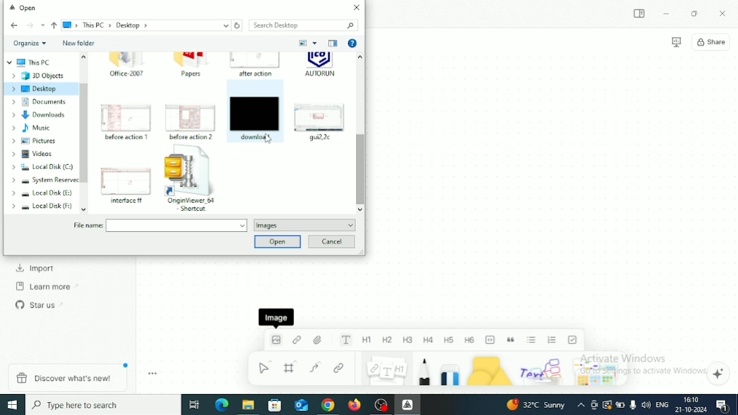  What do you see at coordinates (36, 268) in the screenshot?
I see `Import` at bounding box center [36, 268].